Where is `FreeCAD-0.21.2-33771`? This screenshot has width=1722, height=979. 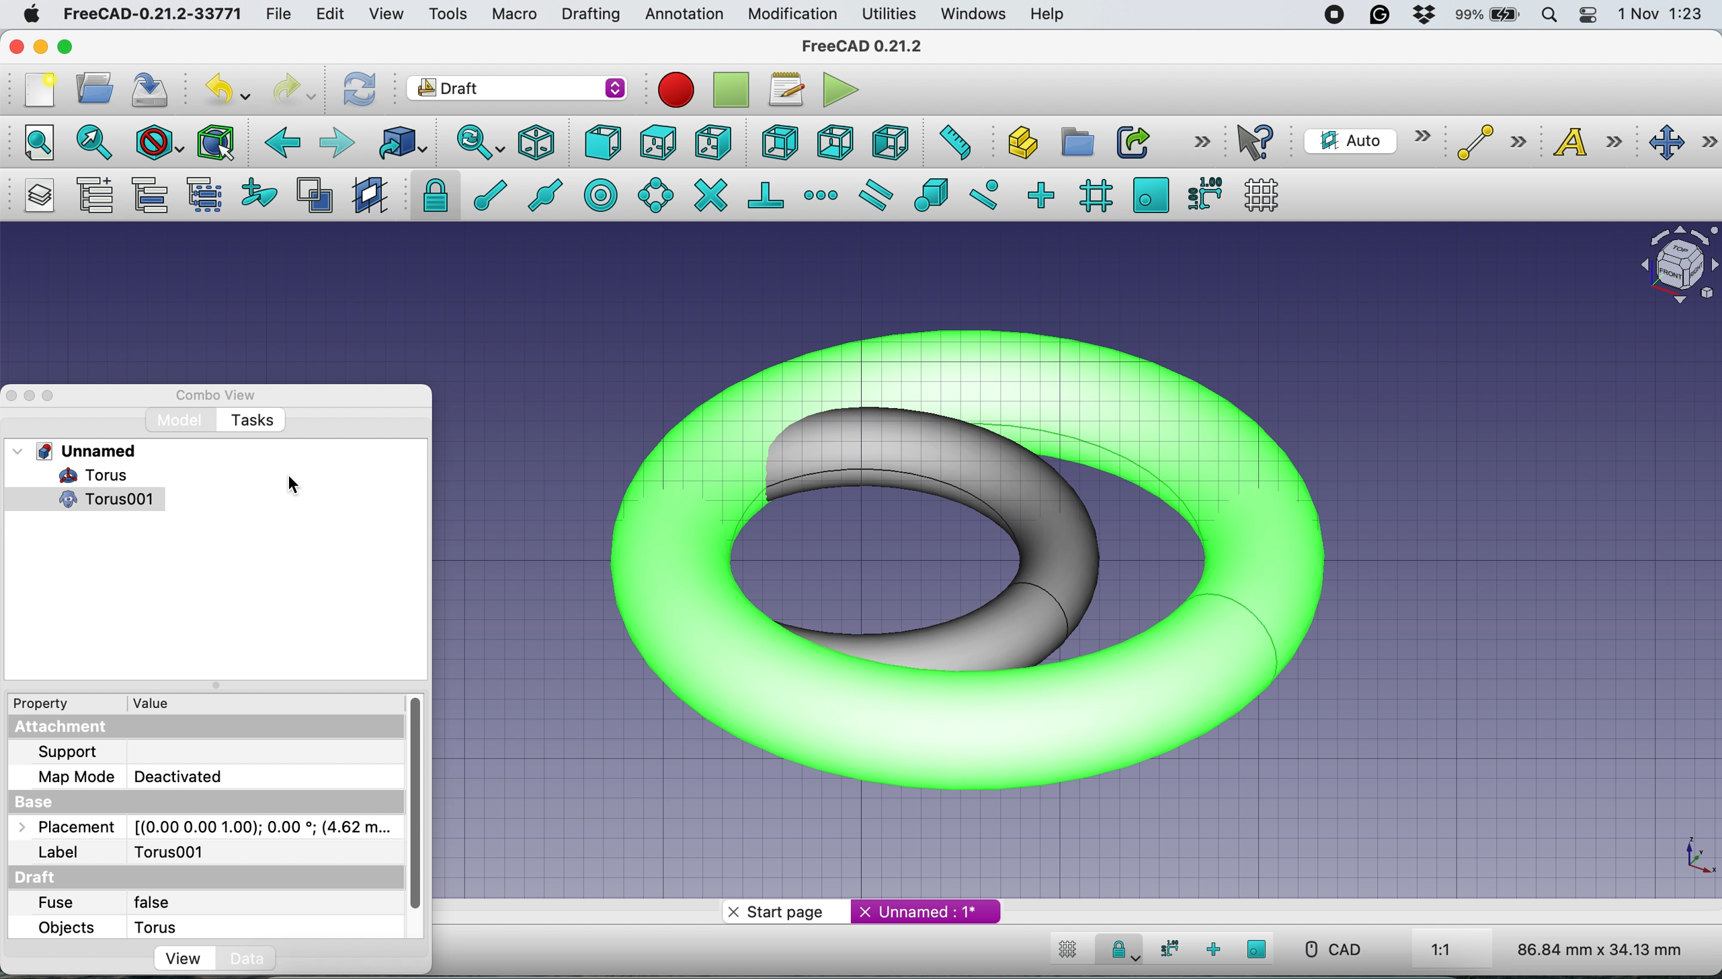
FreeCAD-0.21.2-33771 is located at coordinates (153, 13).